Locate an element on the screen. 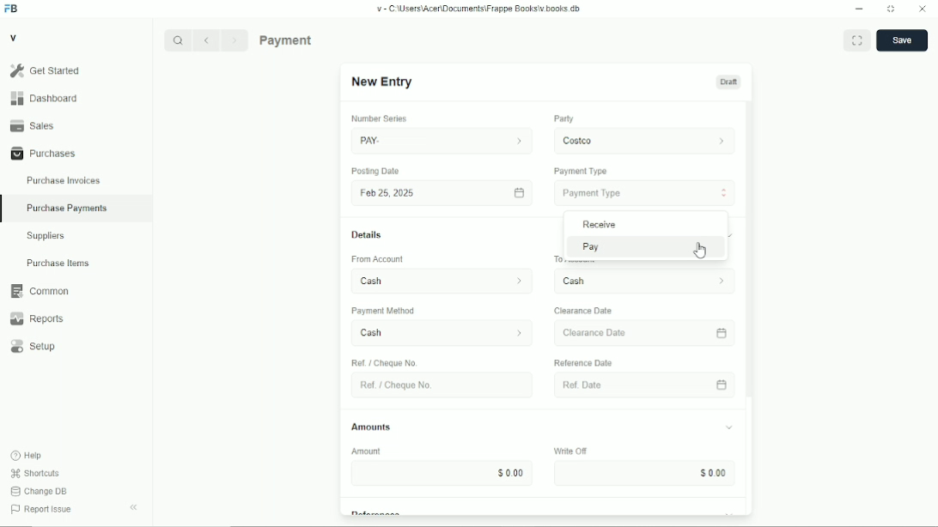 The image size is (938, 527). Purchase Items is located at coordinates (76, 263).